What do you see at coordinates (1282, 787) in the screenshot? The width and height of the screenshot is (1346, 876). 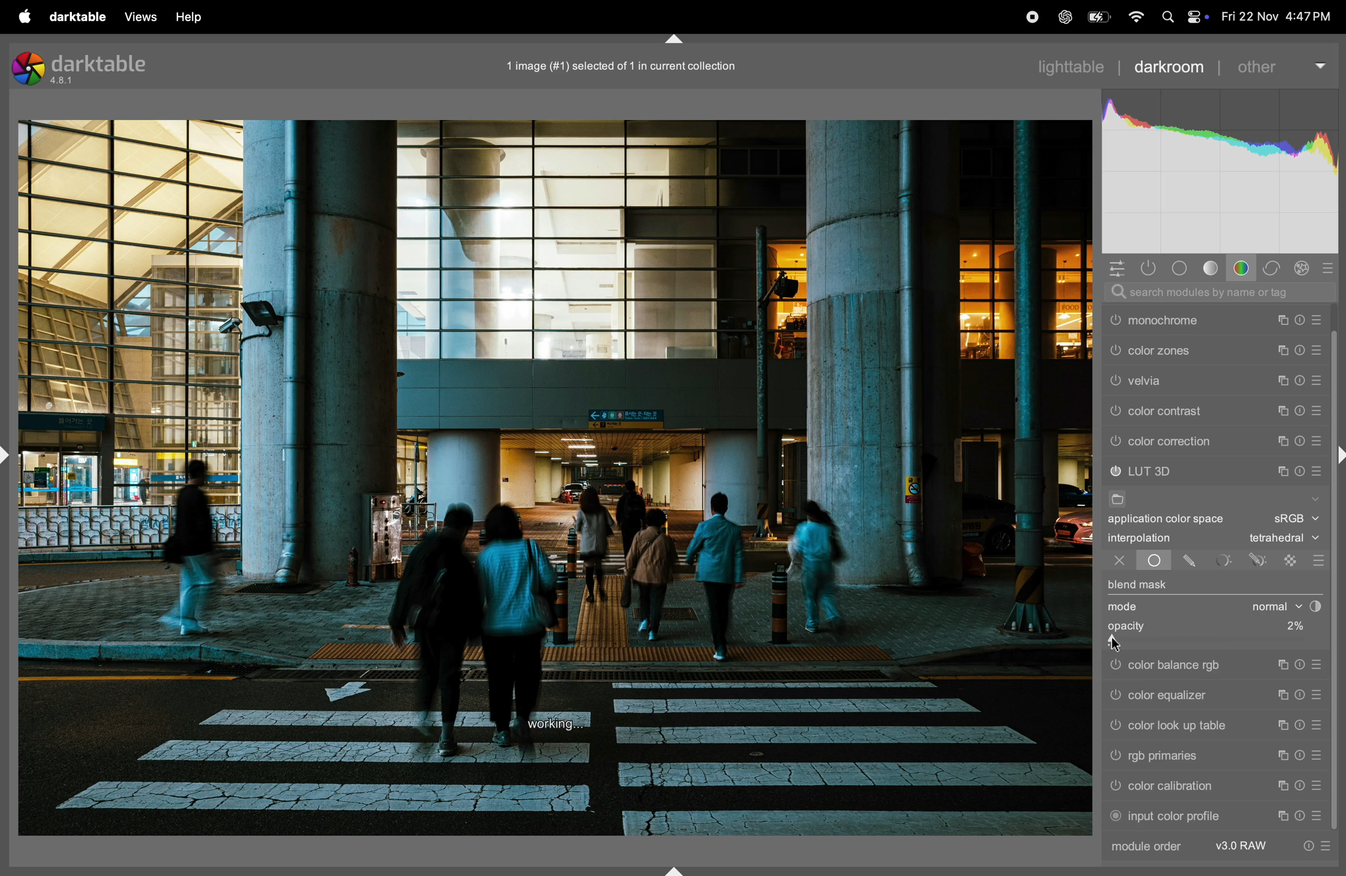 I see `multiple instance actions` at bounding box center [1282, 787].